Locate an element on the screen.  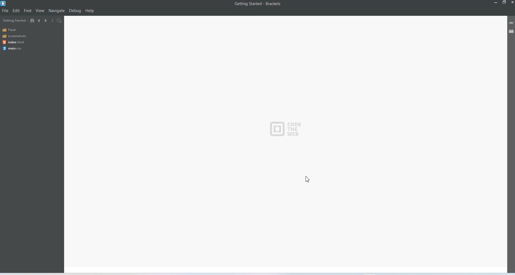
Getting Started - Bracekts is located at coordinates (259, 4).